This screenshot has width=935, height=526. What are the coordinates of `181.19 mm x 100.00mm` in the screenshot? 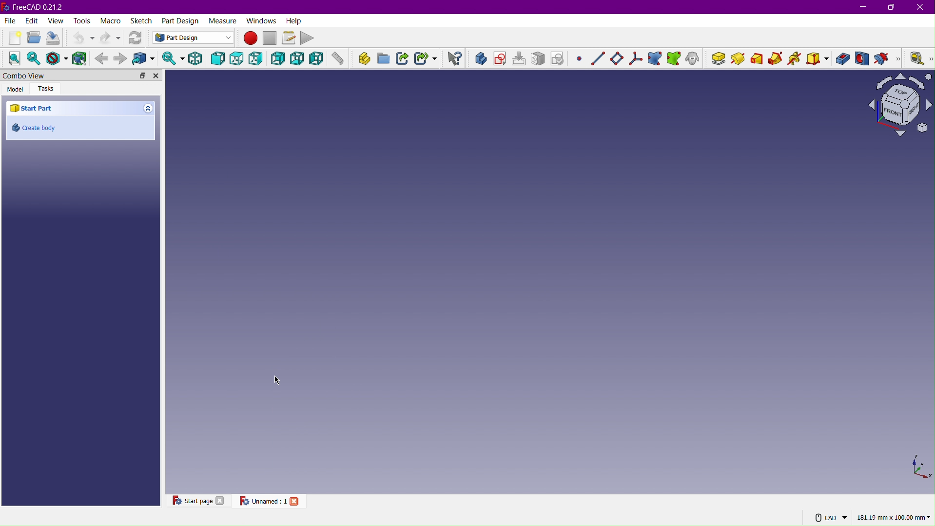 It's located at (894, 517).